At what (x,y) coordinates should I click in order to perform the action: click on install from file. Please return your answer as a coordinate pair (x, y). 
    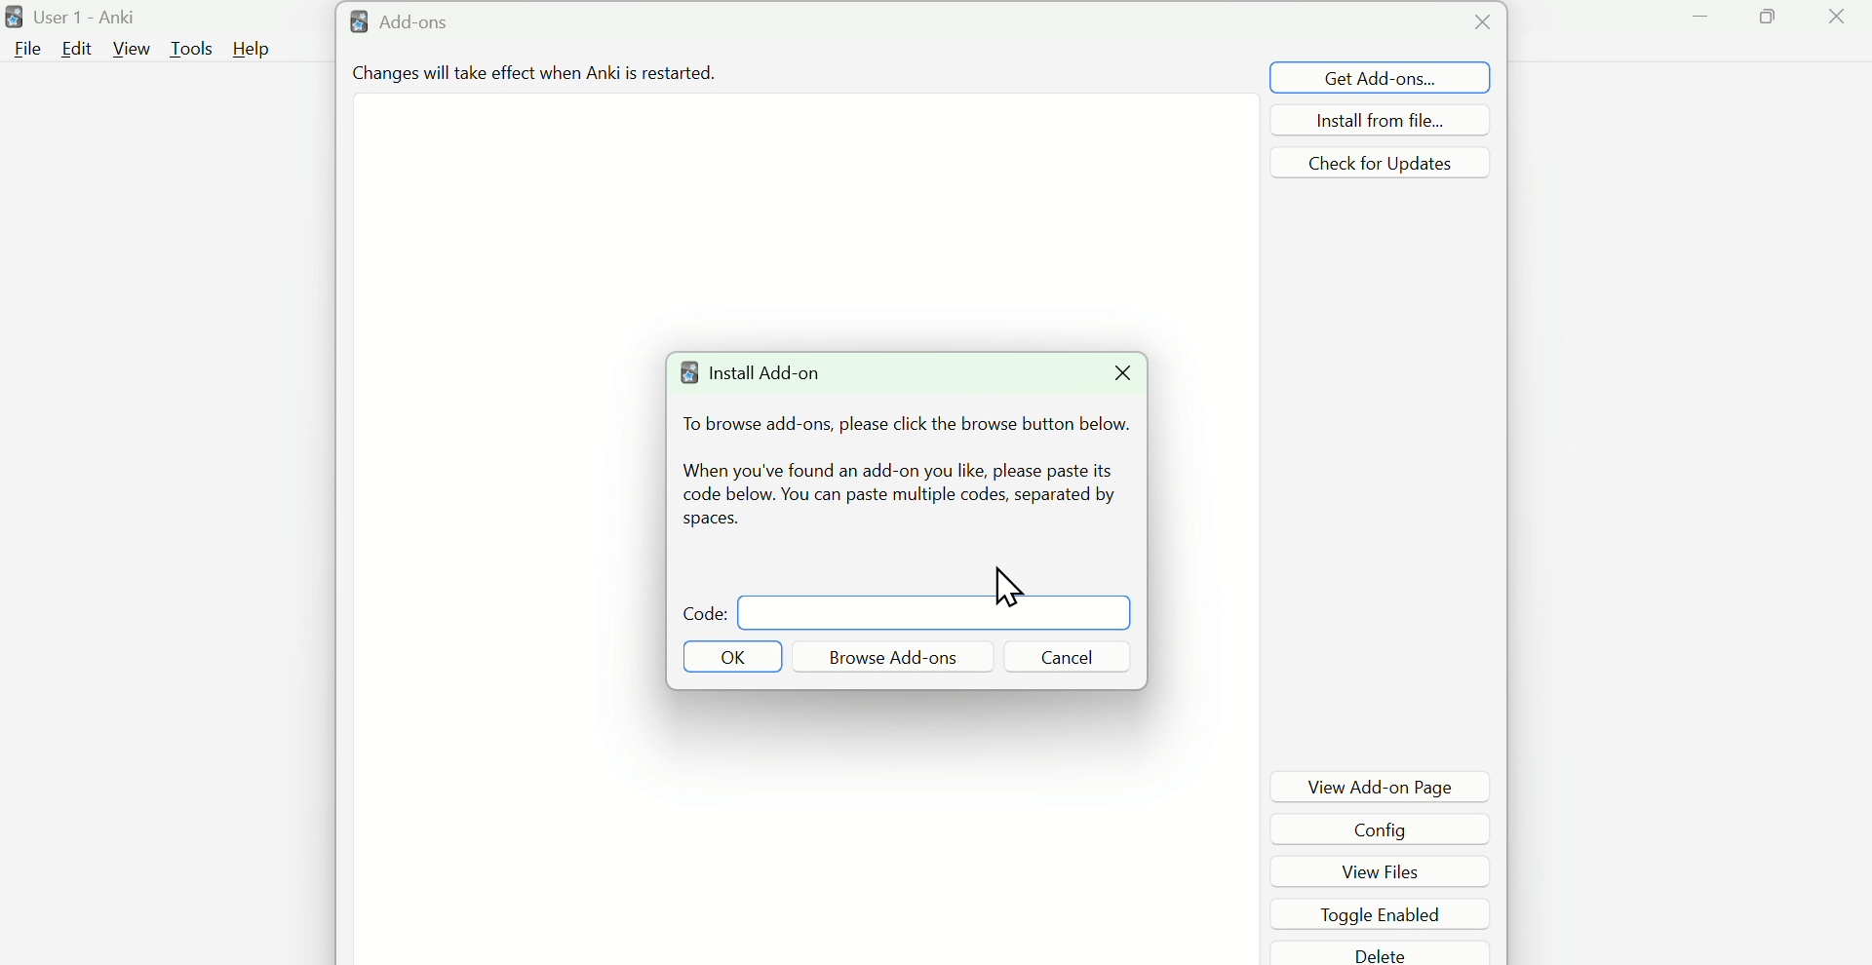
    Looking at the image, I should click on (1379, 120).